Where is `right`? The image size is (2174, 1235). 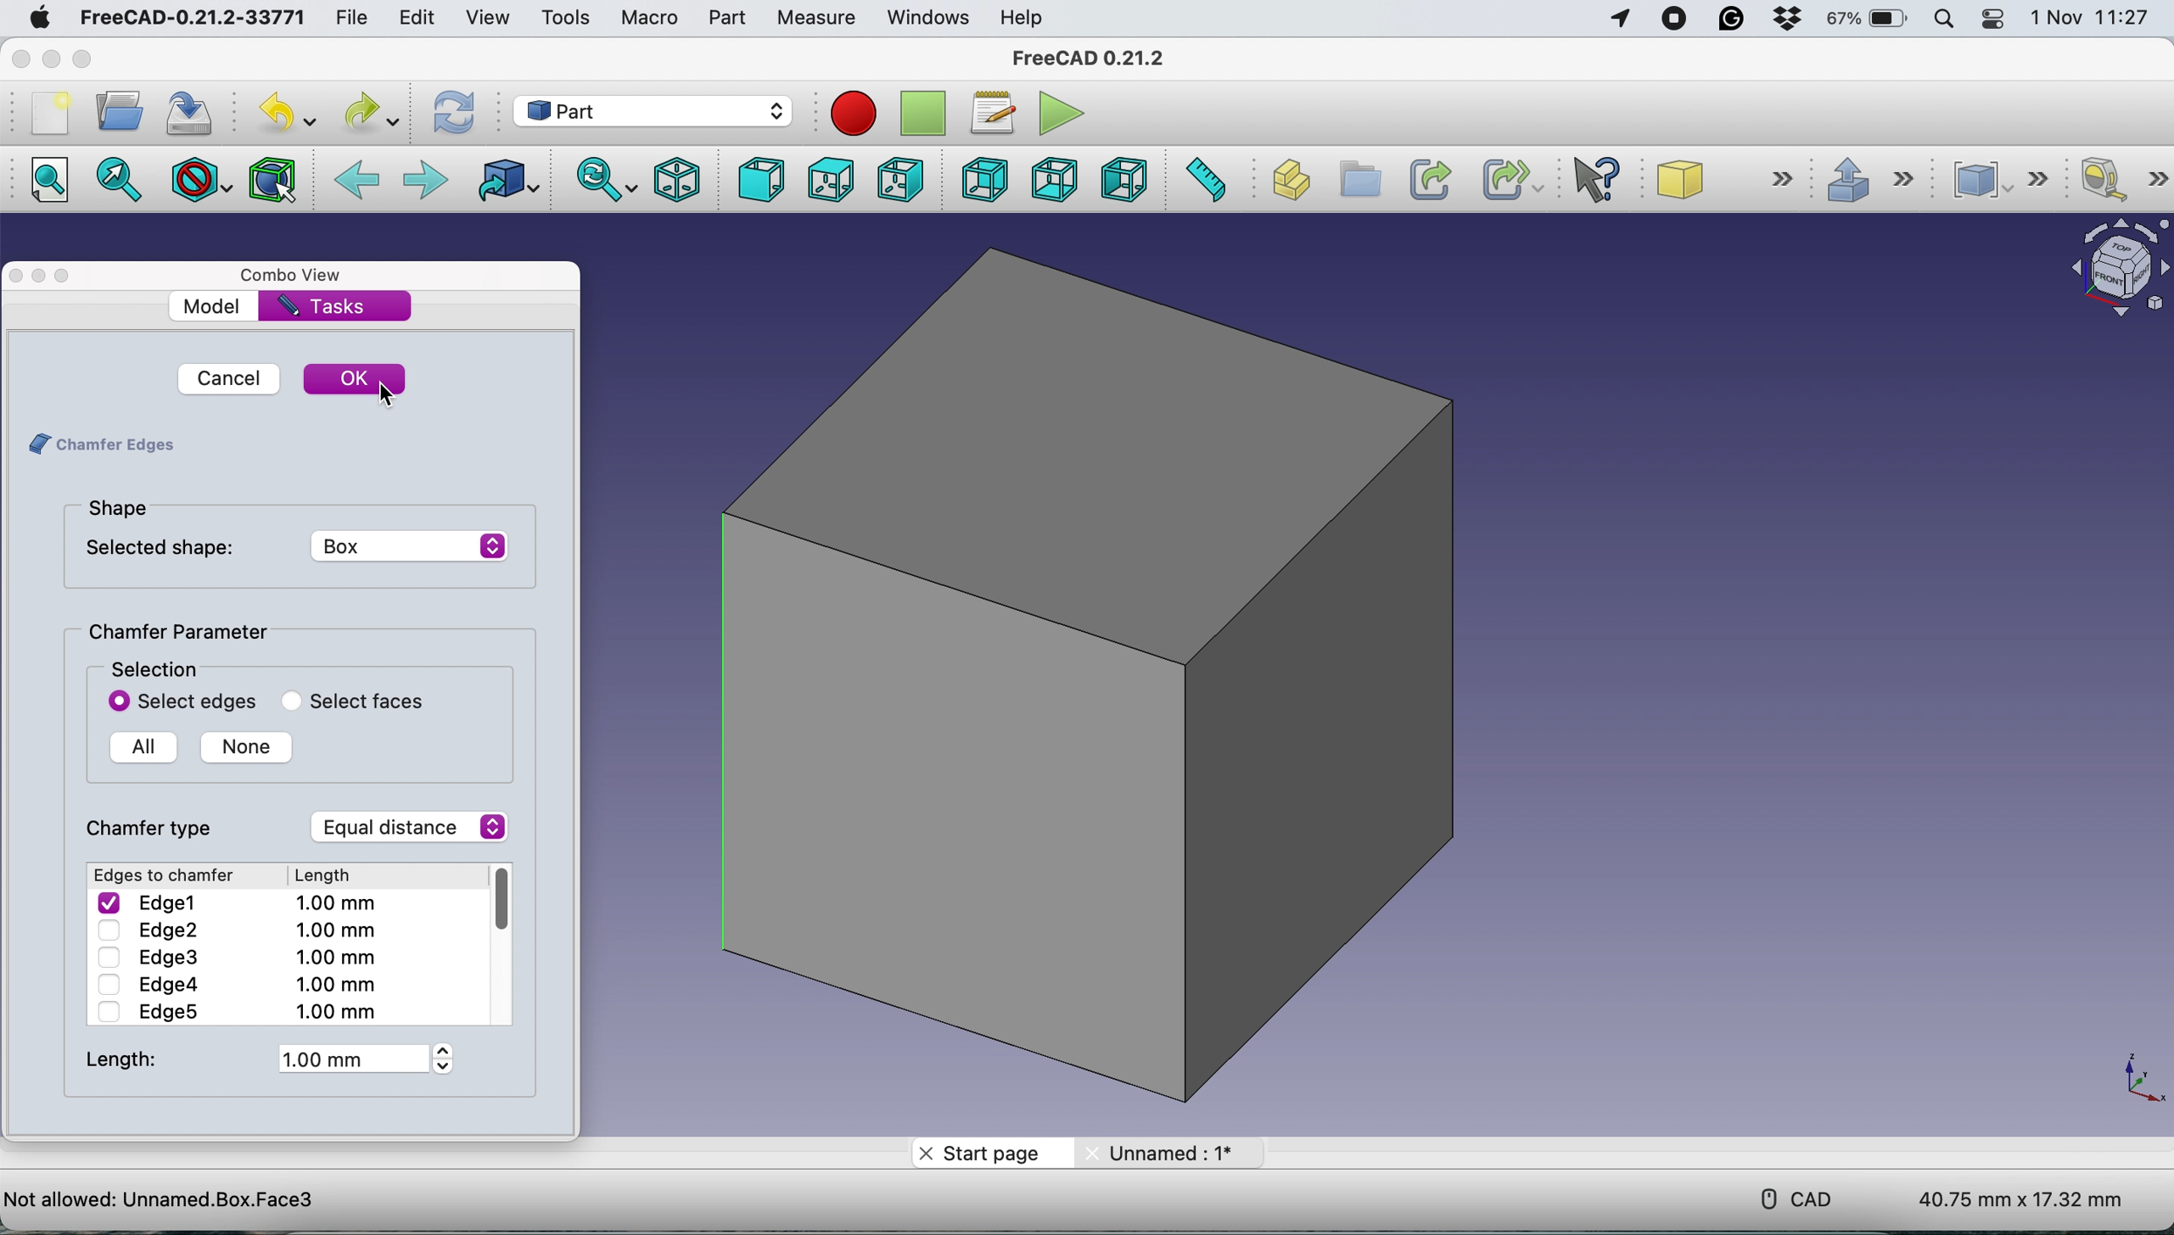
right is located at coordinates (907, 178).